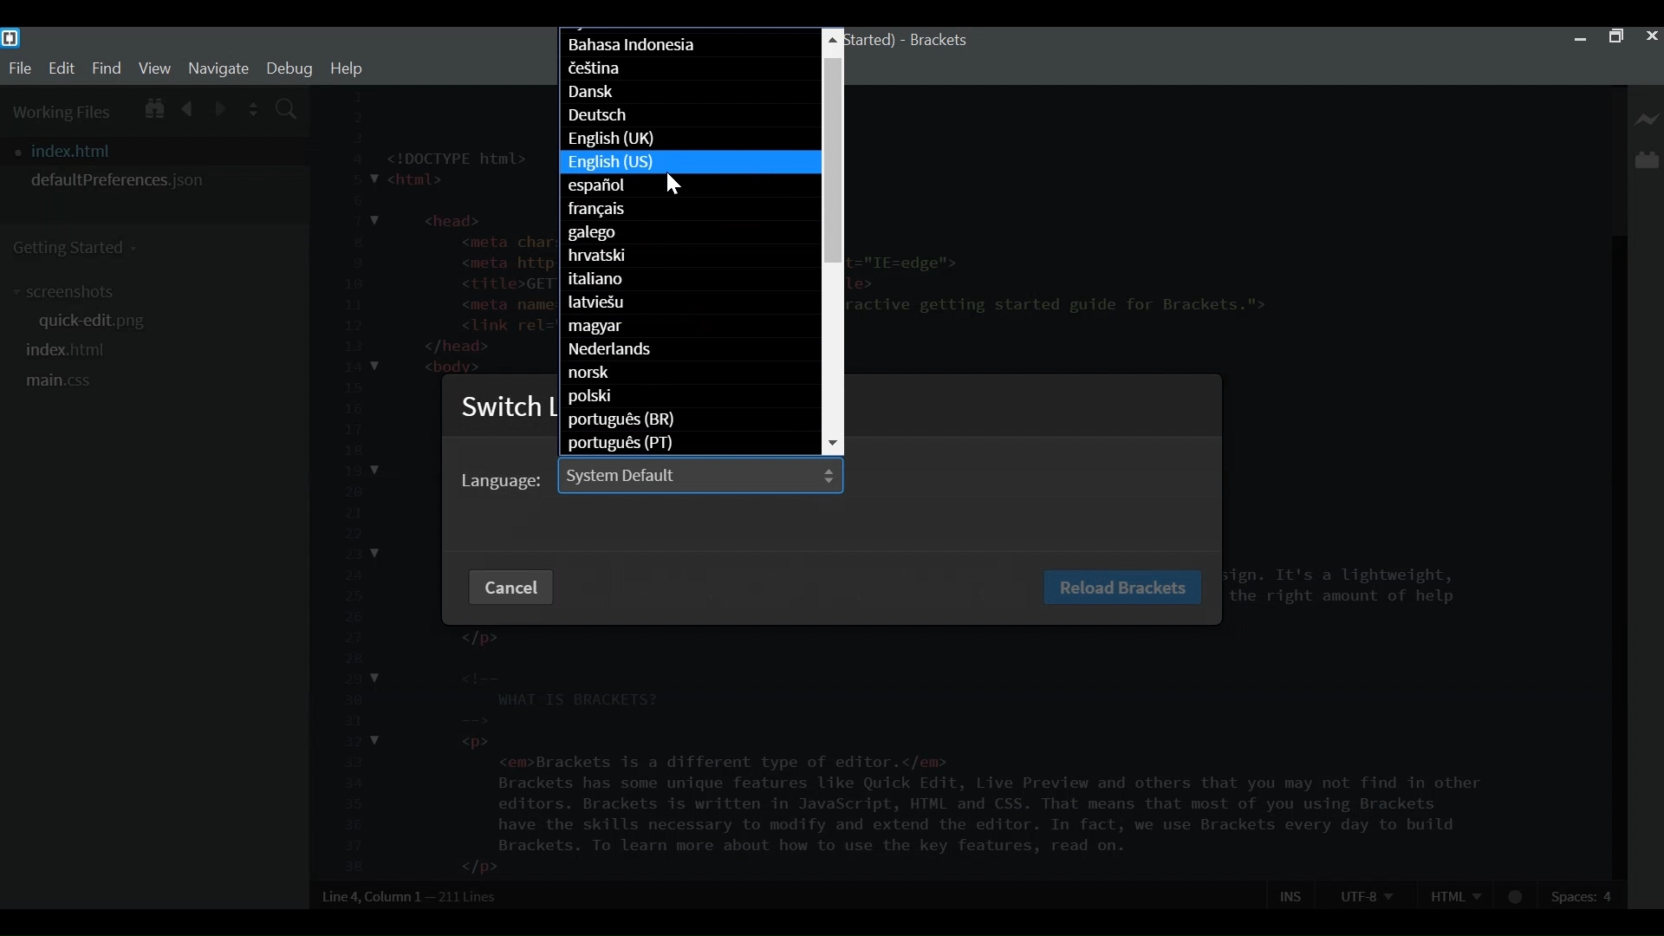 This screenshot has width=1664, height=936. I want to click on norsk, so click(691, 372).